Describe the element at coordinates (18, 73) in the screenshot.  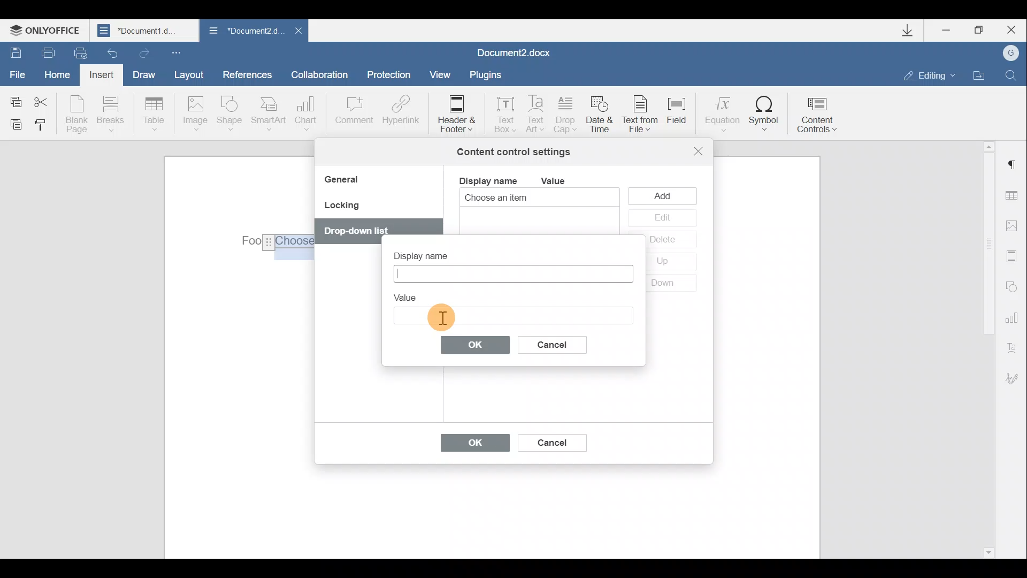
I see `File` at that location.